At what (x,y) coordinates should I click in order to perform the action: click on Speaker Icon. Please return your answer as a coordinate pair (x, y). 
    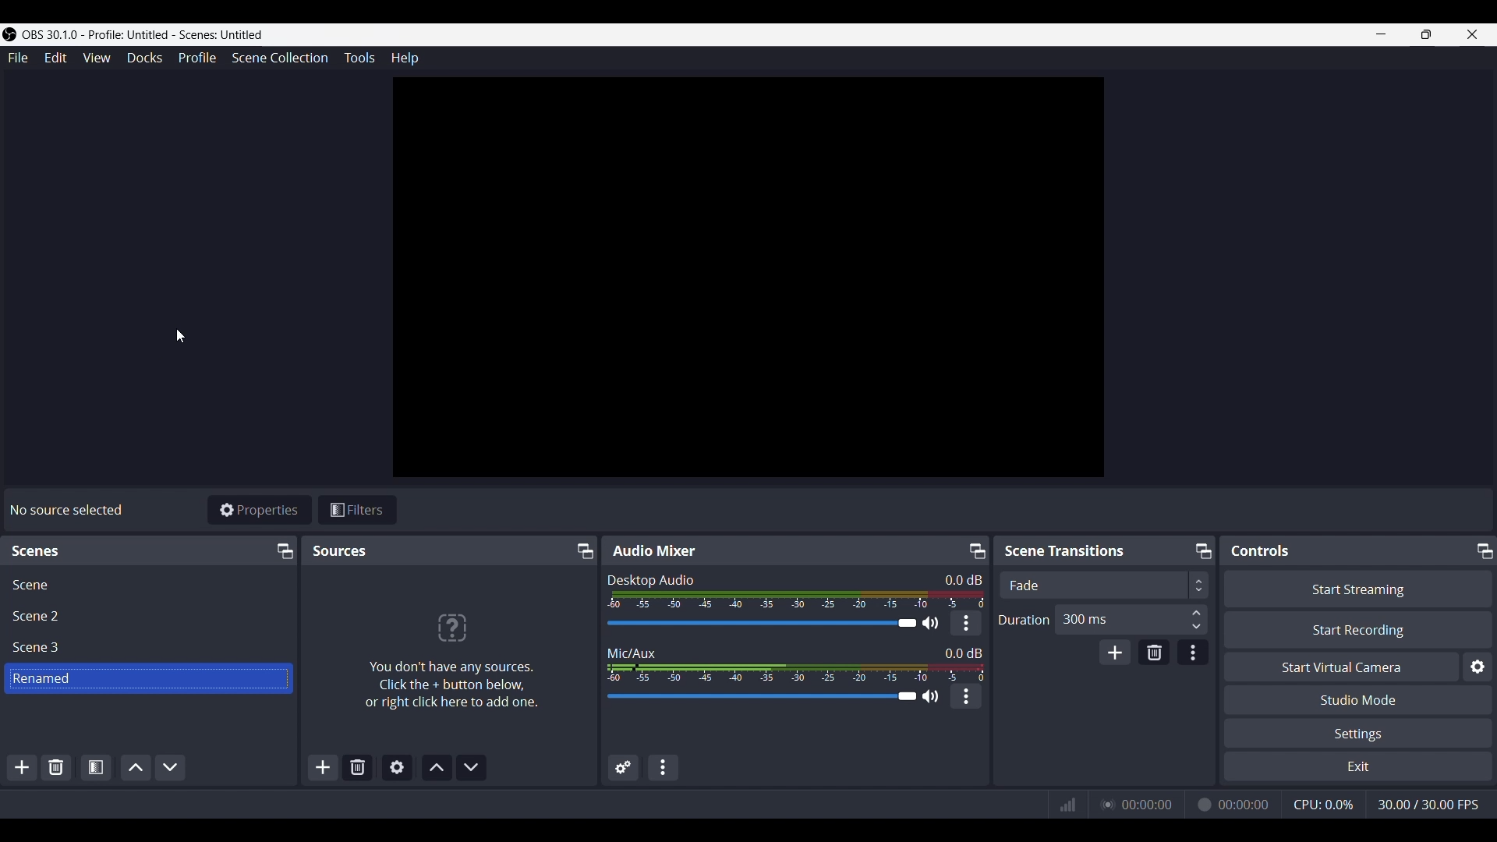
    Looking at the image, I should click on (930, 695).